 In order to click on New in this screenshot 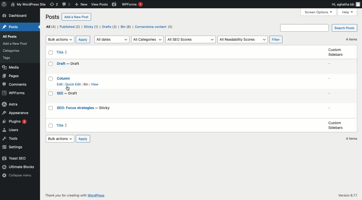, I will do `click(82, 4)`.